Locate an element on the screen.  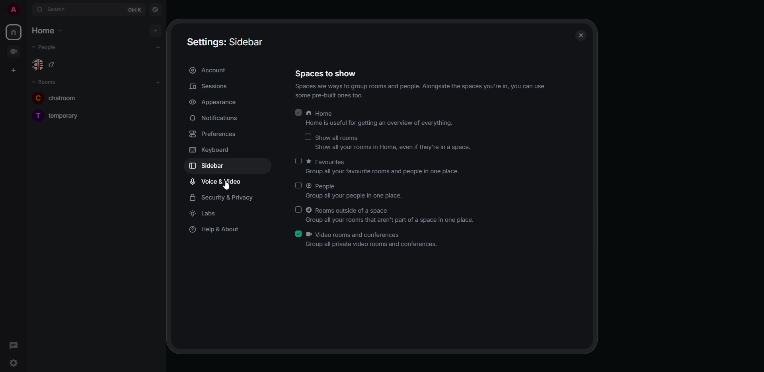
enabled is located at coordinates (296, 234).